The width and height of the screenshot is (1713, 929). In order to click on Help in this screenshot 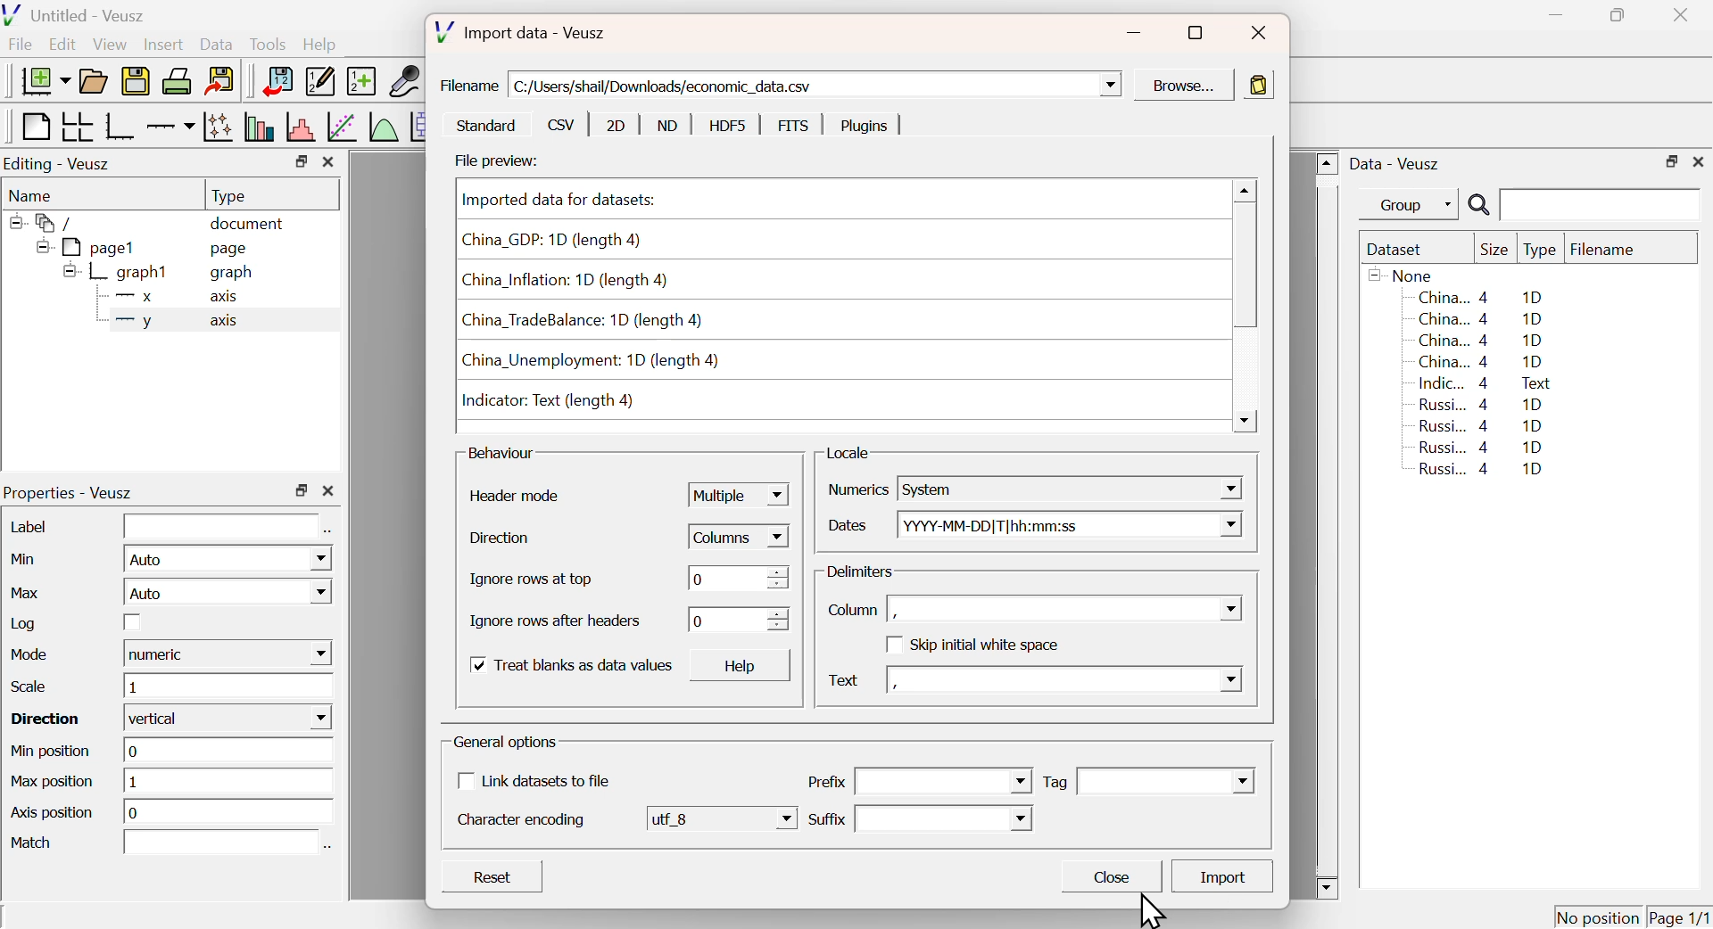, I will do `click(320, 45)`.